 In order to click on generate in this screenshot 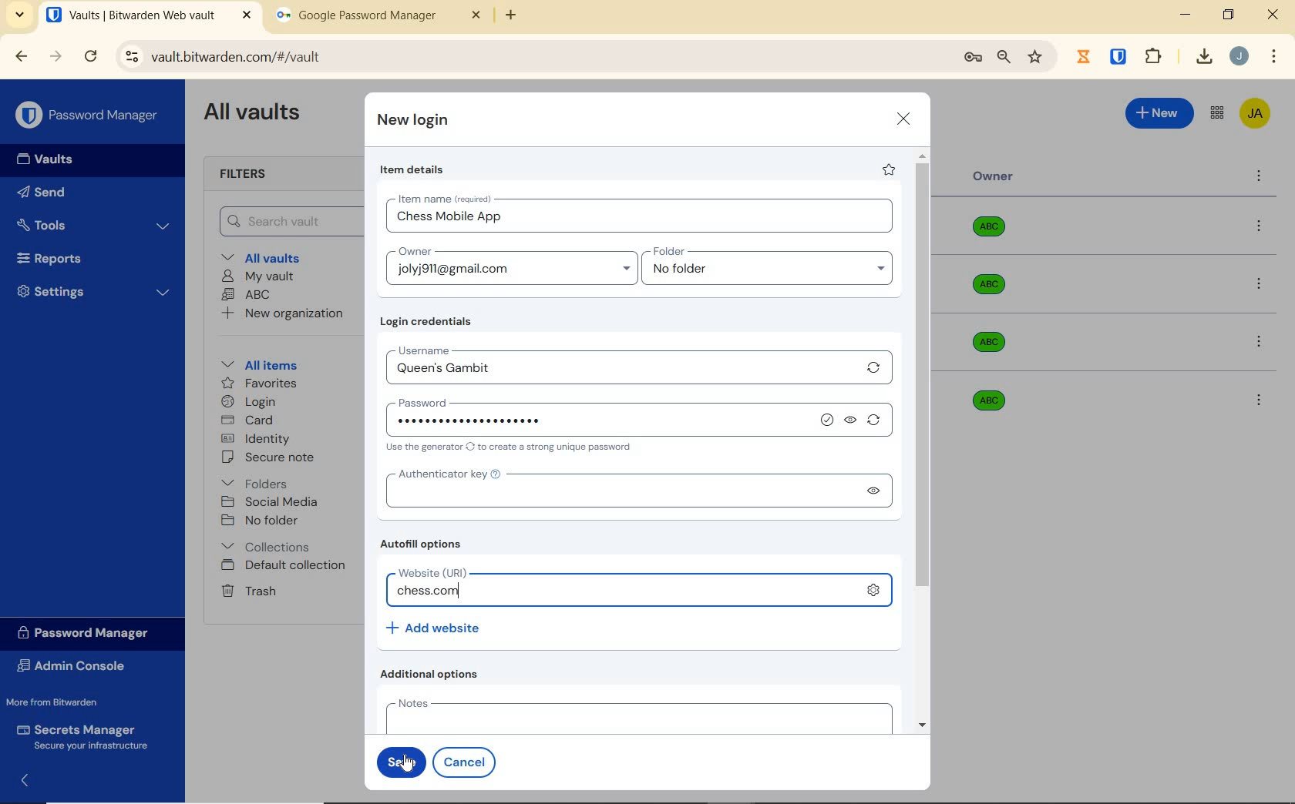, I will do `click(874, 367)`.